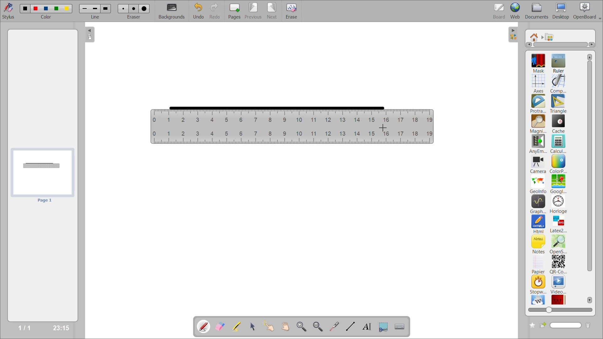 This screenshot has width=603, height=339. What do you see at coordinates (319, 326) in the screenshot?
I see `zoom out` at bounding box center [319, 326].